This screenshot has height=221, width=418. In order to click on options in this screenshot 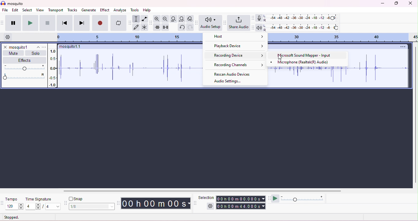, I will do `click(401, 47)`.